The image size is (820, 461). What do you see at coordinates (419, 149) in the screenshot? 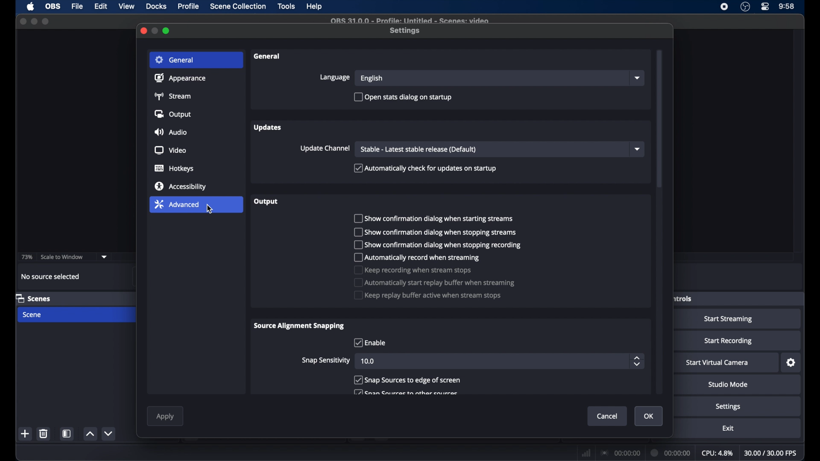
I see `stable` at bounding box center [419, 149].